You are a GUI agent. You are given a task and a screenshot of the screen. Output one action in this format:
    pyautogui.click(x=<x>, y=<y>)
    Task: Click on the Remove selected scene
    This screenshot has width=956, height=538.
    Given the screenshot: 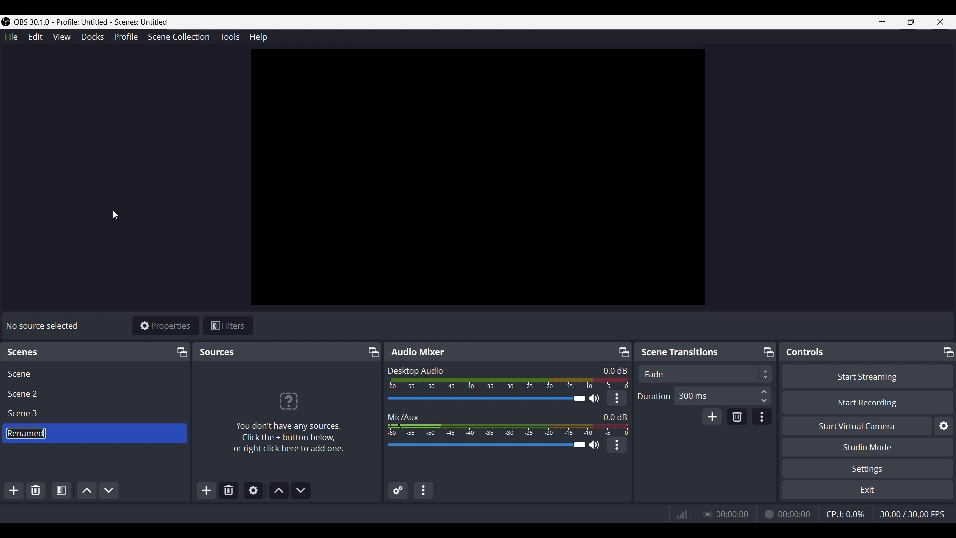 What is the action you would take?
    pyautogui.click(x=36, y=490)
    